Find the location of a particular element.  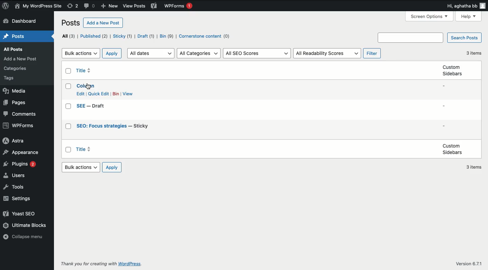

Tools is located at coordinates (14, 187).